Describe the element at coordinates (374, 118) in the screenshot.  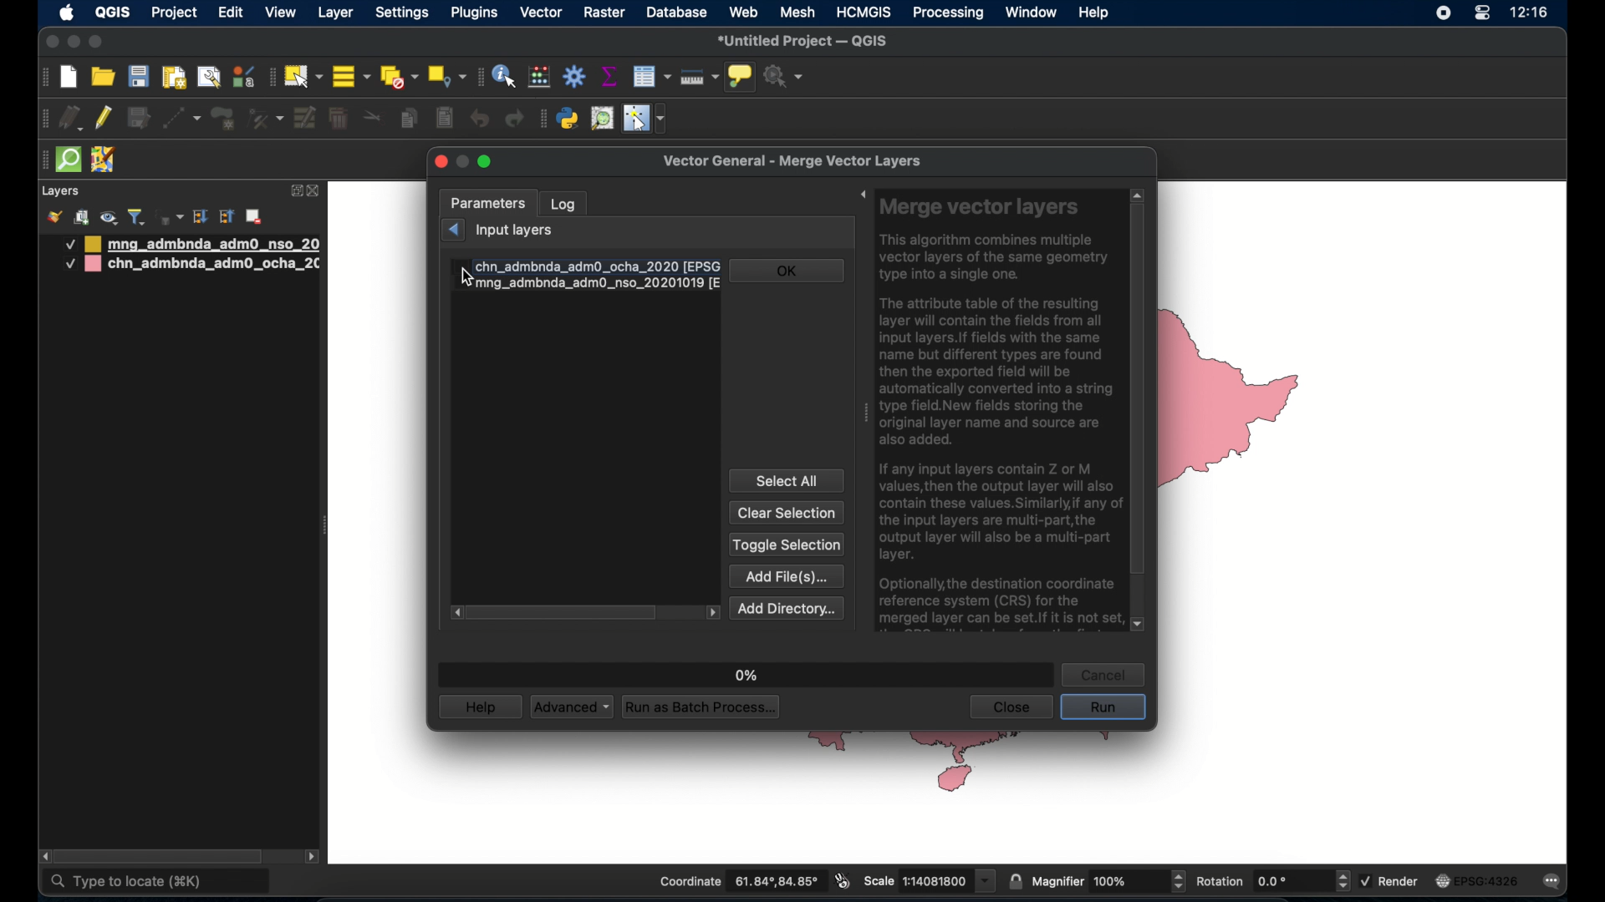
I see `cut features` at that location.